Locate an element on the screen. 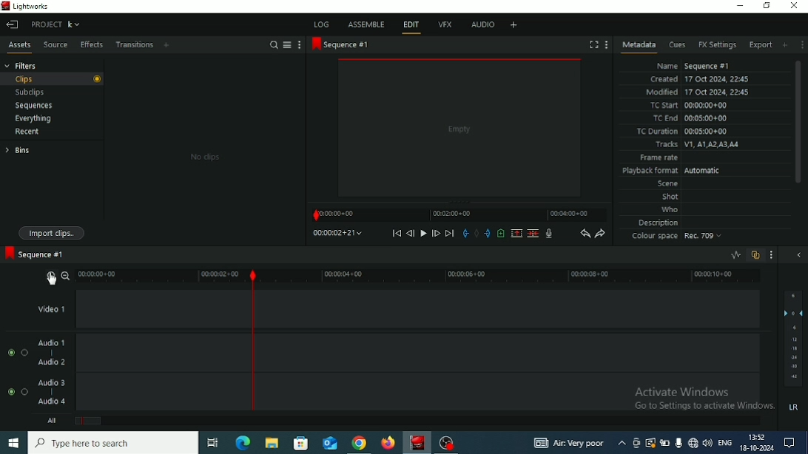  Close is located at coordinates (795, 6).